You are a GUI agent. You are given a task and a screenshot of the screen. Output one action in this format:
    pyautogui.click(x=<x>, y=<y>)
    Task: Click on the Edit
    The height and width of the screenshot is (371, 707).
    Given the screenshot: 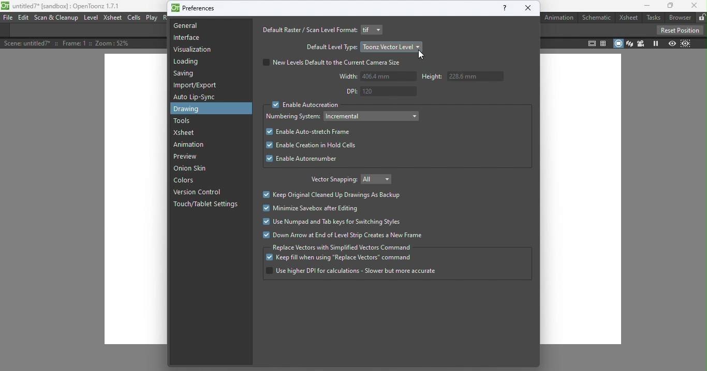 What is the action you would take?
    pyautogui.click(x=24, y=18)
    